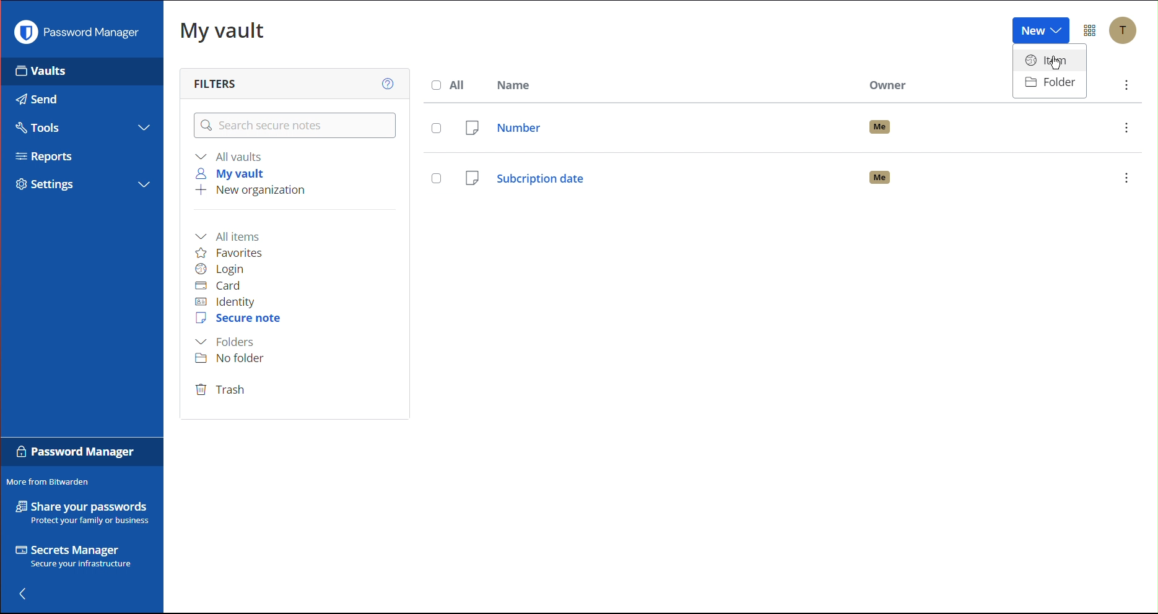 Image resolution: width=1158 pixels, height=614 pixels. Describe the element at coordinates (42, 128) in the screenshot. I see `Tools` at that location.